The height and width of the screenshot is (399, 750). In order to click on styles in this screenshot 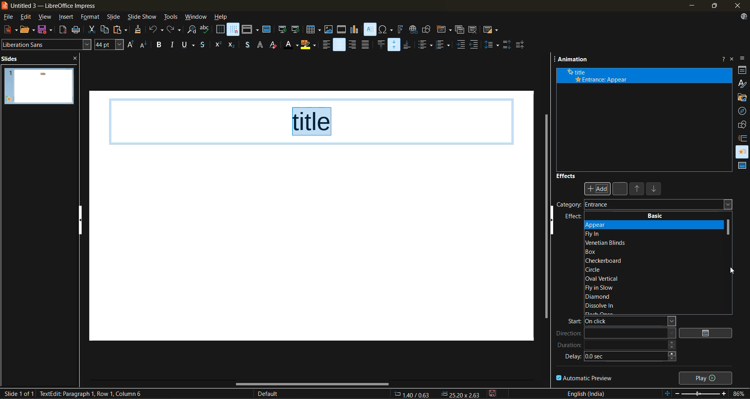, I will do `click(743, 83)`.